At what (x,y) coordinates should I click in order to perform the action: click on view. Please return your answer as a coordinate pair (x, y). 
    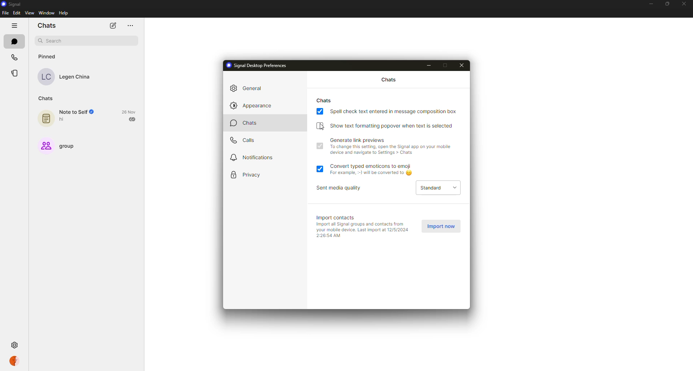
    Looking at the image, I should click on (30, 13).